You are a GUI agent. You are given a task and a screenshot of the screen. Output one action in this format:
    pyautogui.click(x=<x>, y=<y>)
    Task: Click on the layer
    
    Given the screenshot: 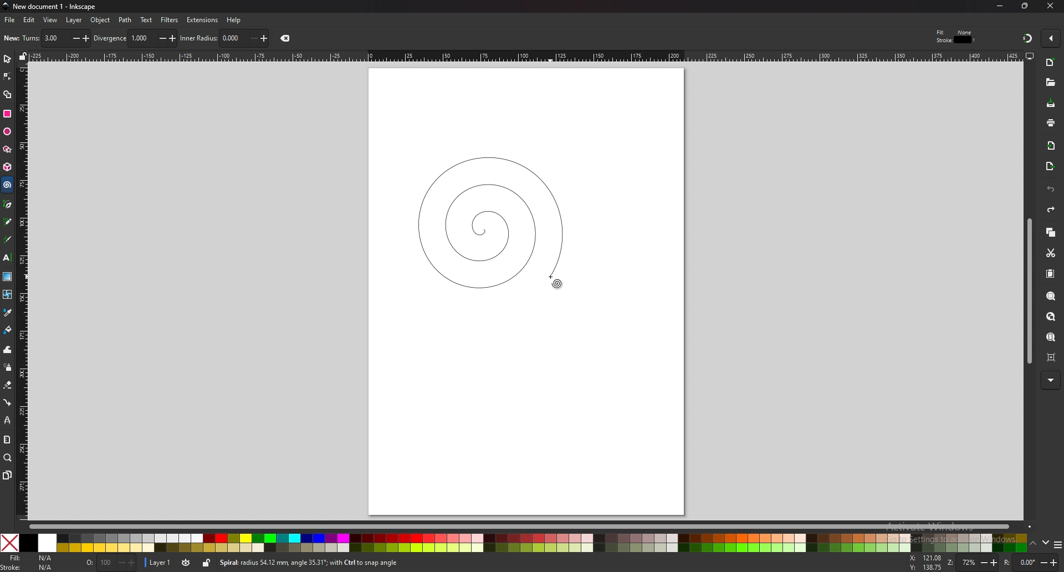 What is the action you would take?
    pyautogui.click(x=74, y=19)
    